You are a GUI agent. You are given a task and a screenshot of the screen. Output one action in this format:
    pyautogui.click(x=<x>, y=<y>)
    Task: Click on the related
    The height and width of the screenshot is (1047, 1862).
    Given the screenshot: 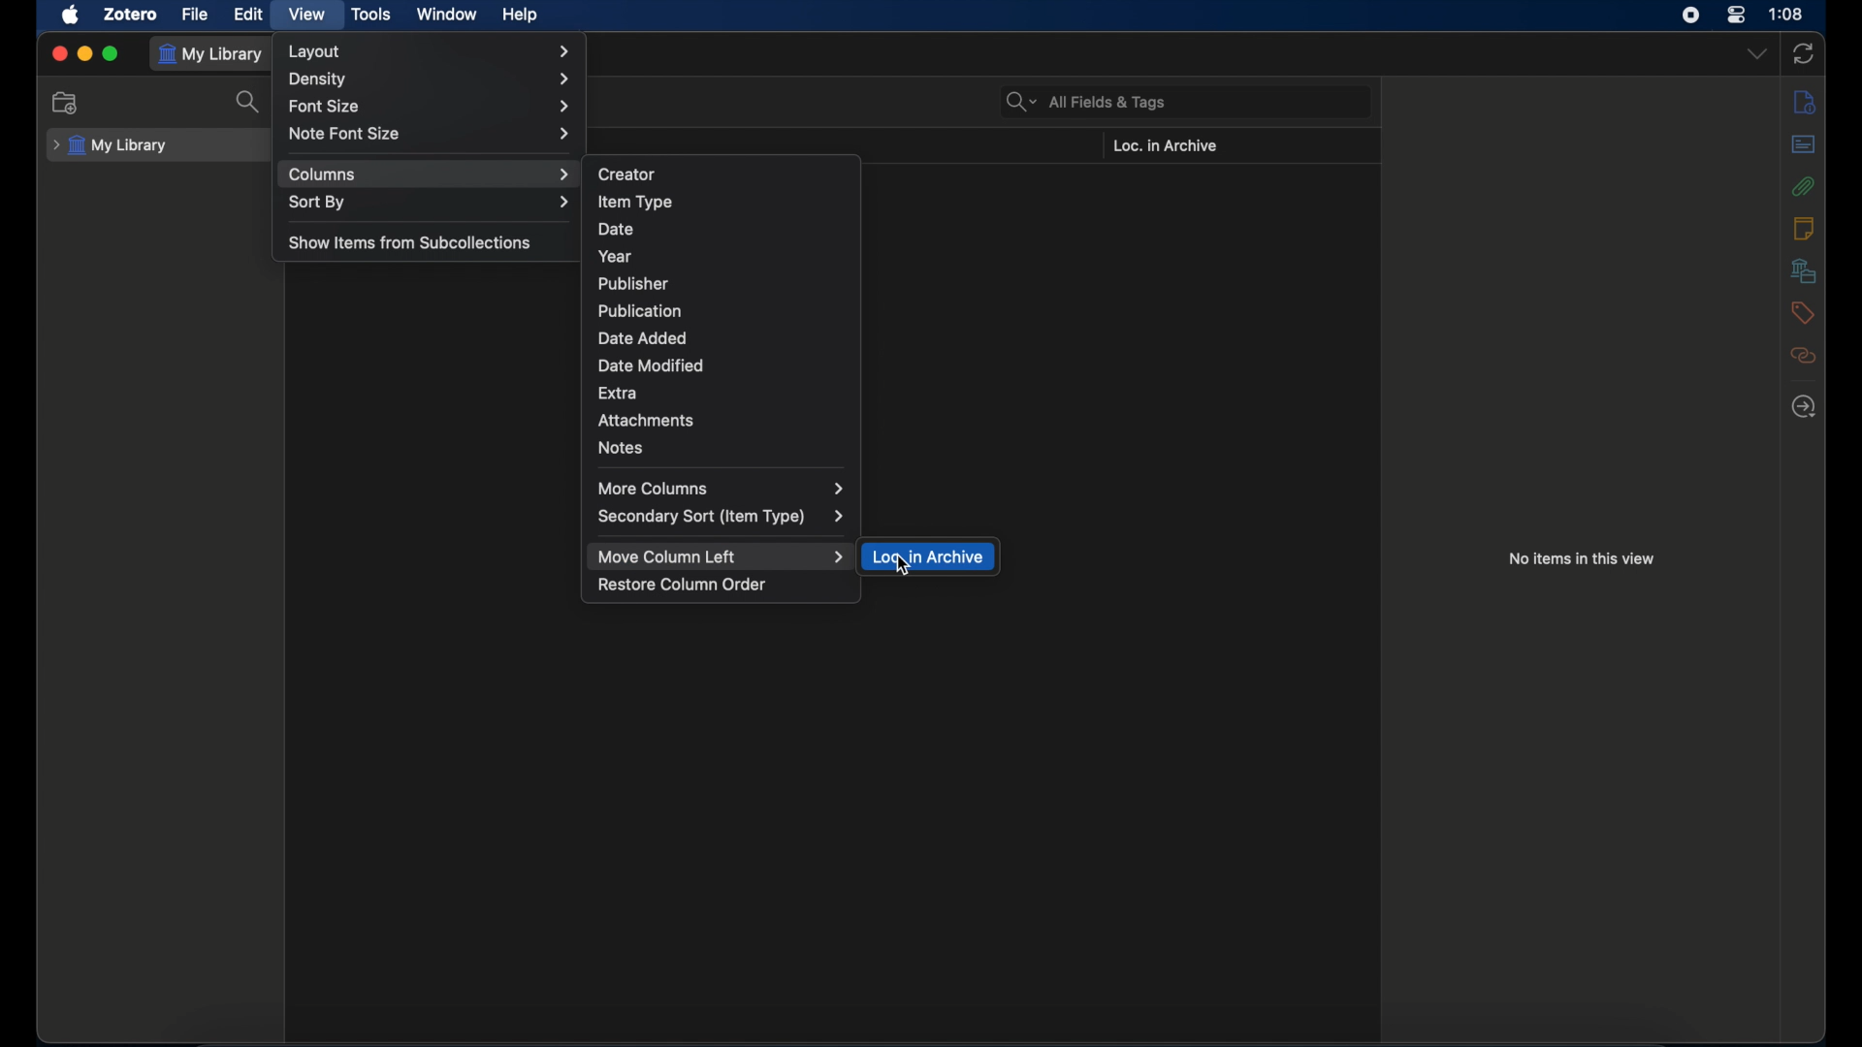 What is the action you would take?
    pyautogui.click(x=1805, y=355)
    